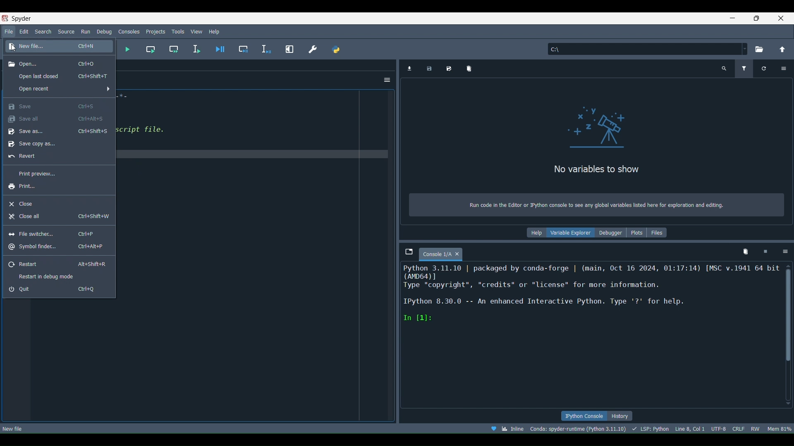 Image resolution: width=794 pixels, height=446 pixels. Describe the element at coordinates (765, 251) in the screenshot. I see `Interrupt kernel` at that location.